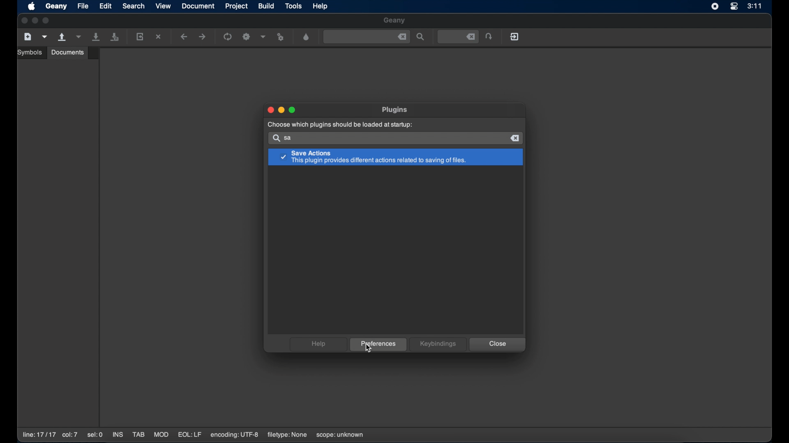 This screenshot has width=789, height=443. I want to click on maximize, so click(47, 21).